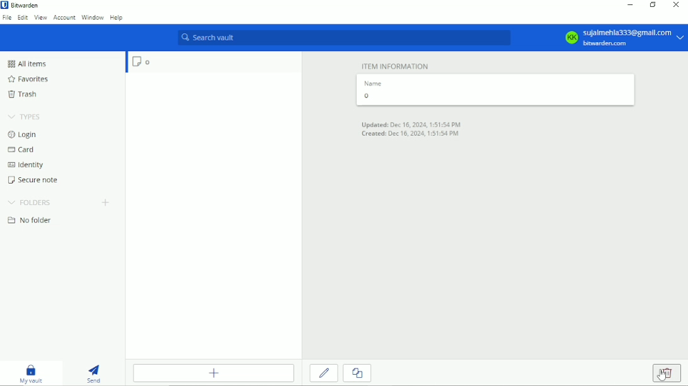 The width and height of the screenshot is (688, 386). Describe the element at coordinates (23, 150) in the screenshot. I see `Card` at that location.